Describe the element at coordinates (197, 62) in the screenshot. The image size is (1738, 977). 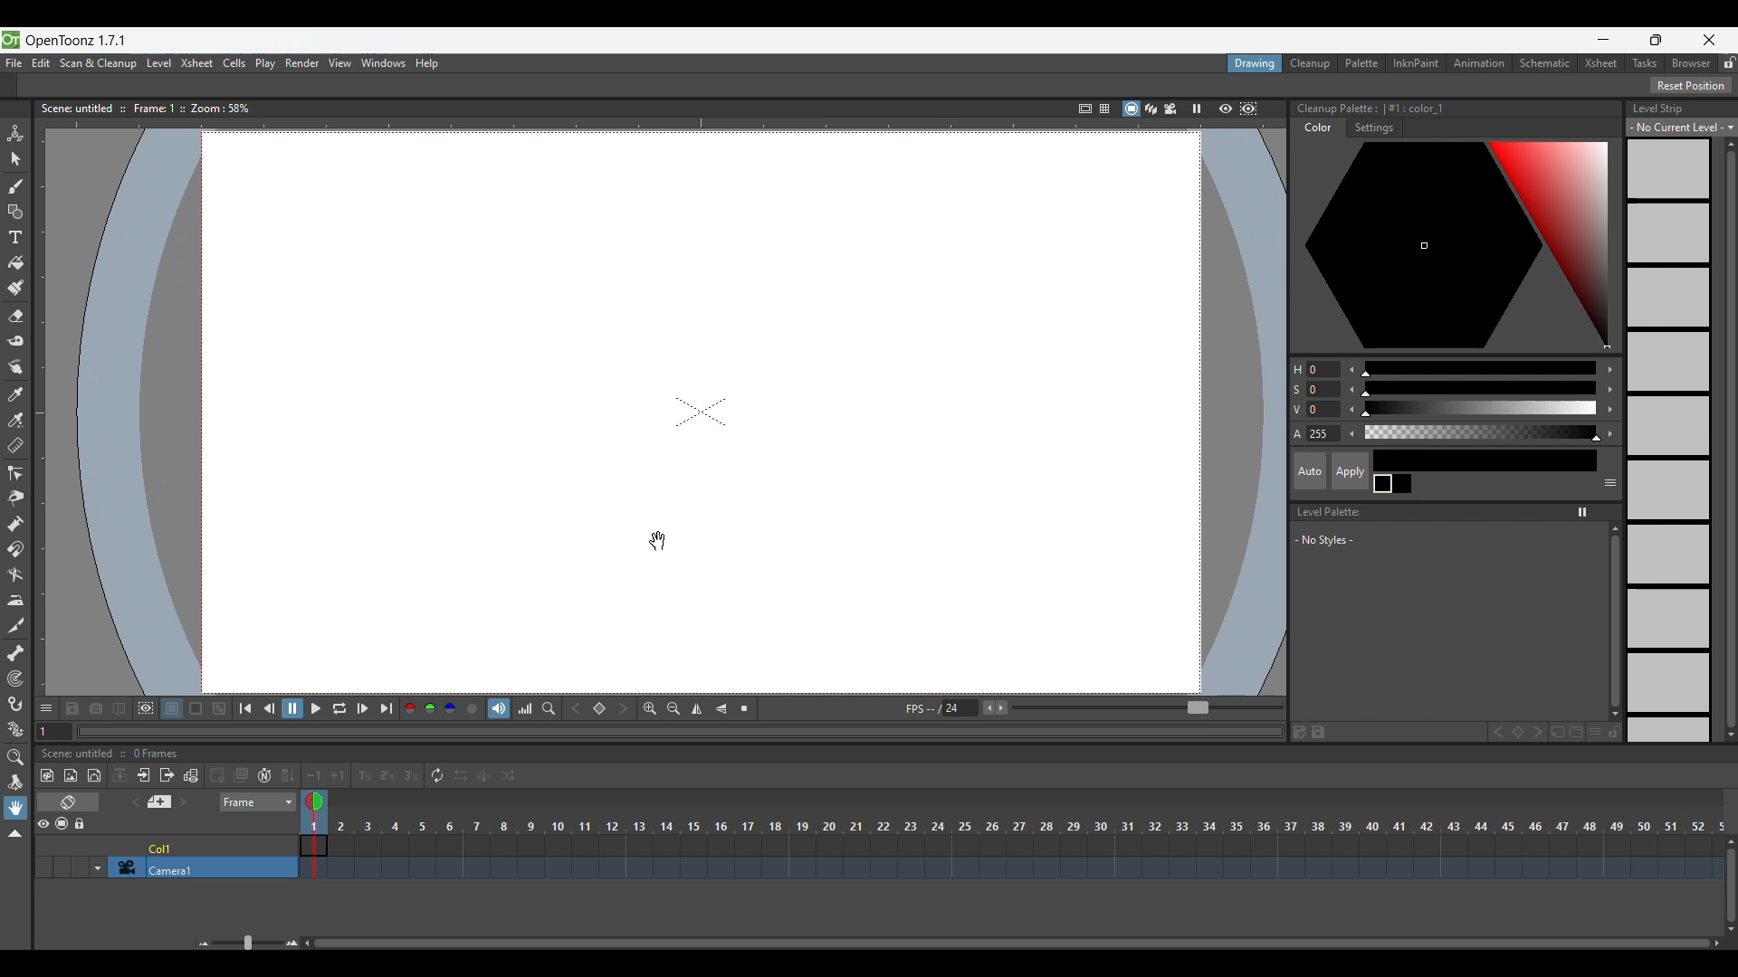
I see `Xsheet` at that location.